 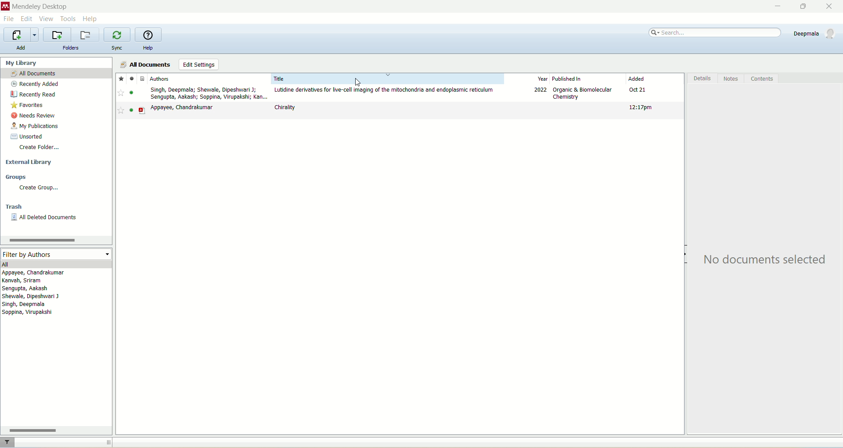 I want to click on favorite, so click(x=120, y=78).